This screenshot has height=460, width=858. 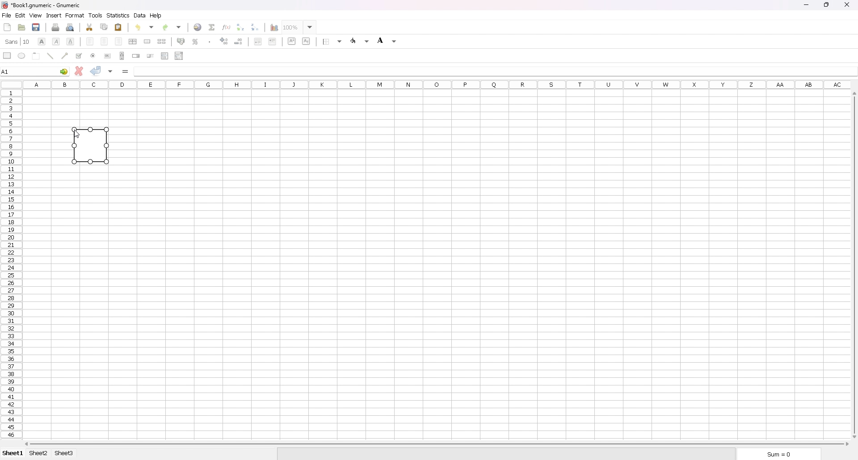 What do you see at coordinates (147, 41) in the screenshot?
I see `merge cells` at bounding box center [147, 41].